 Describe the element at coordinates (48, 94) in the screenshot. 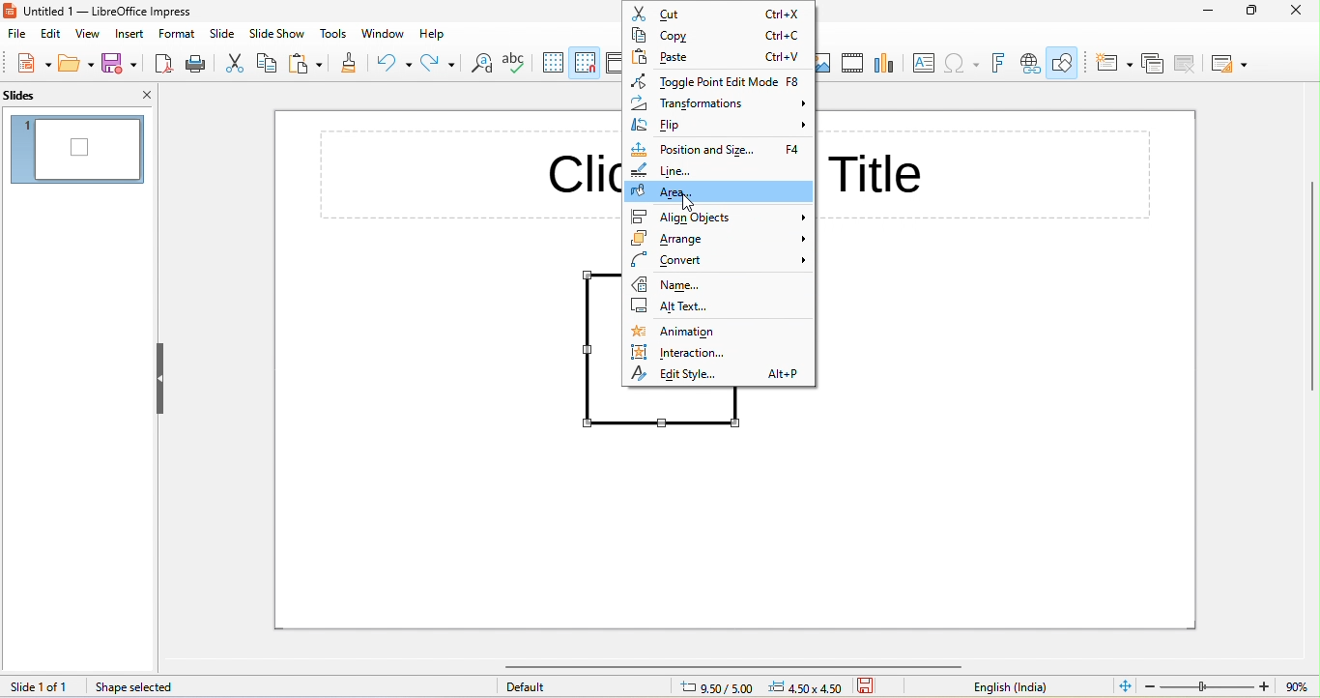

I see `slides` at that location.